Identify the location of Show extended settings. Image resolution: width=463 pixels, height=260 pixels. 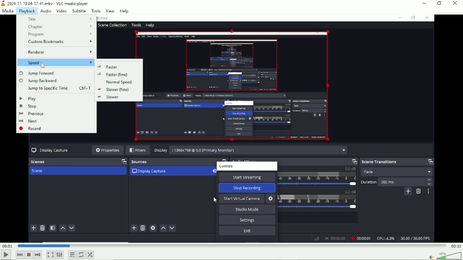
(59, 254).